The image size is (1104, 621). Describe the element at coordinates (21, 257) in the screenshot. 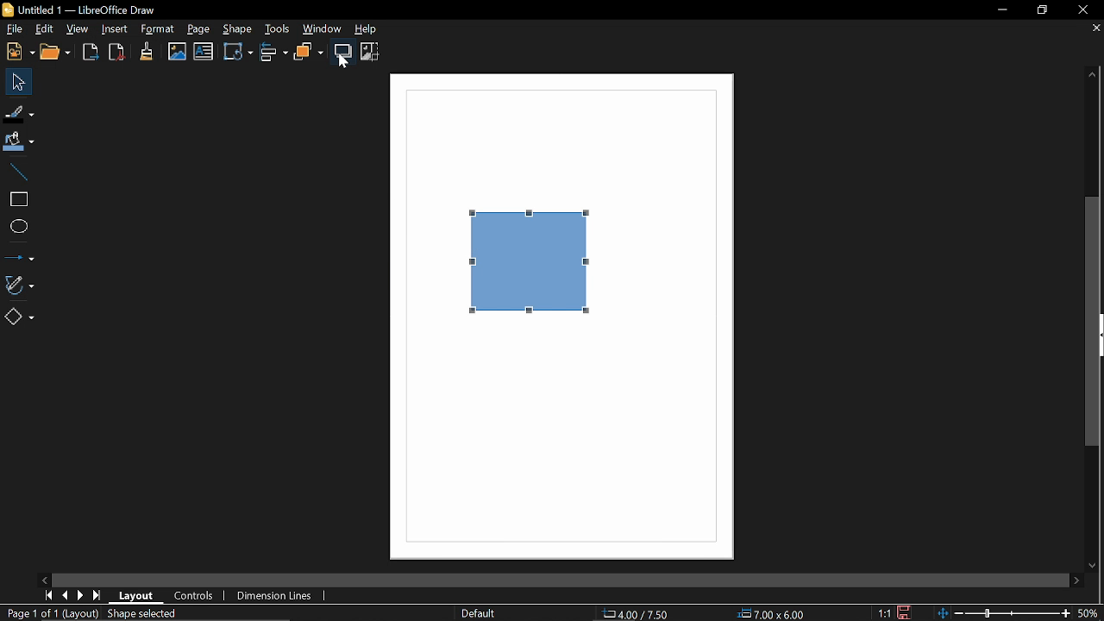

I see `Lines and arrows` at that location.